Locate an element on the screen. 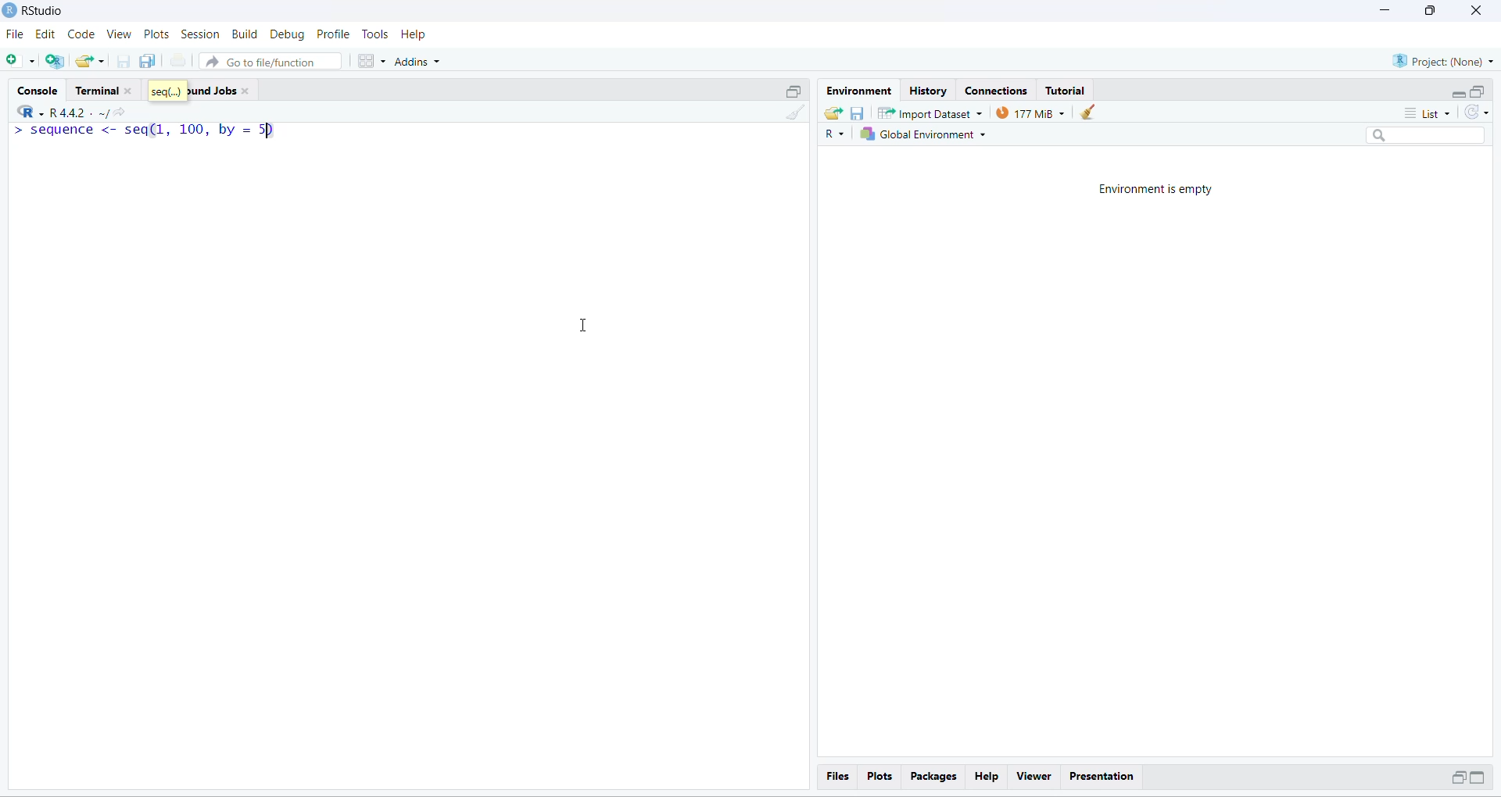 The image size is (1501, 797). edit is located at coordinates (45, 34).